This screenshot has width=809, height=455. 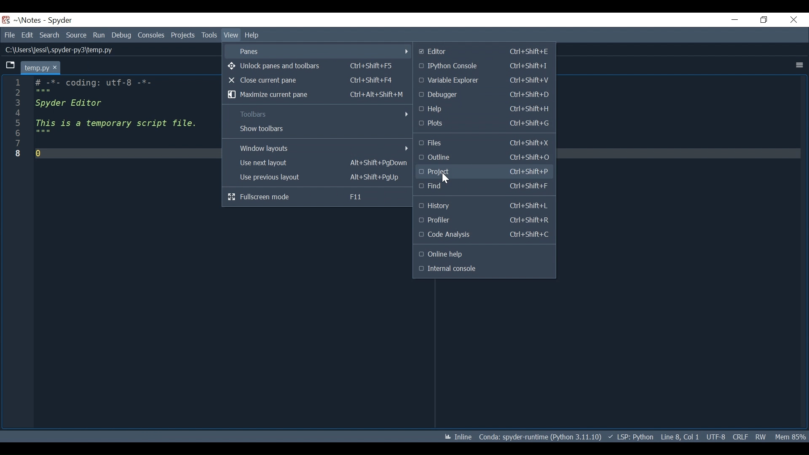 What do you see at coordinates (739, 436) in the screenshot?
I see `CRLF` at bounding box center [739, 436].